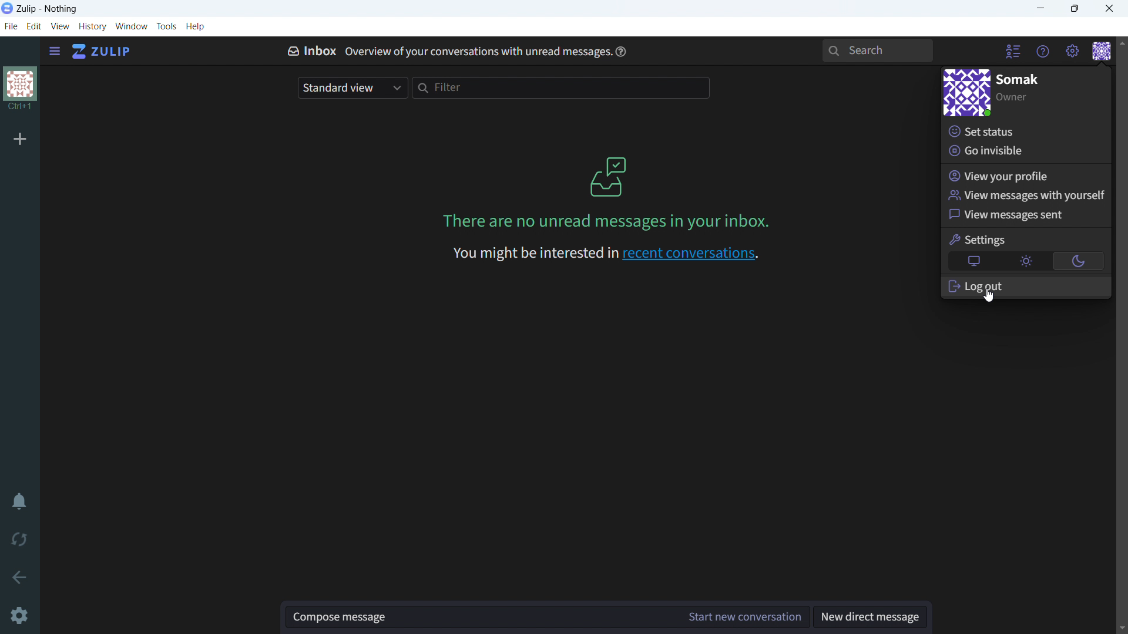 This screenshot has height=634, width=1128. Describe the element at coordinates (93, 26) in the screenshot. I see `history` at that location.